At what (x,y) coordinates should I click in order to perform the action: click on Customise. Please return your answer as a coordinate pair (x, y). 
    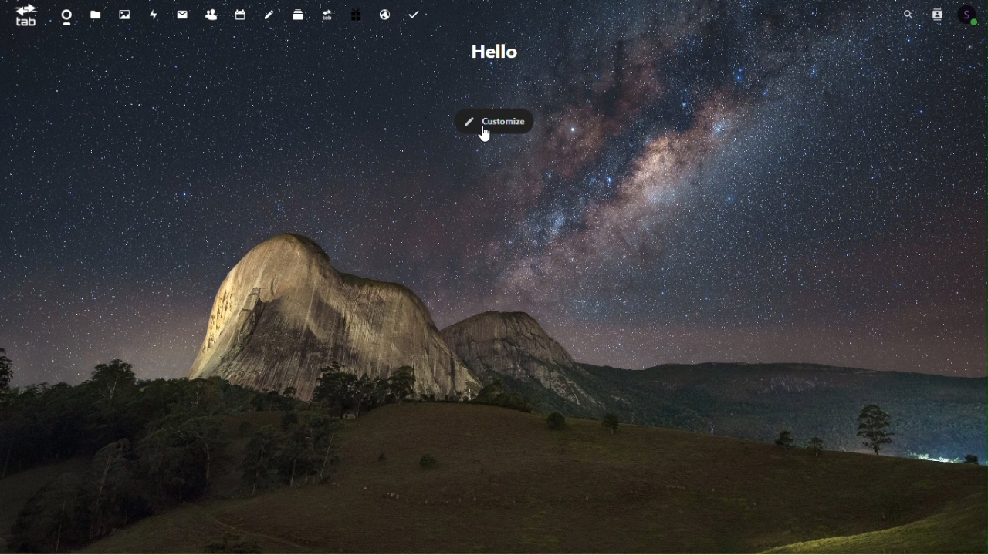
    Looking at the image, I should click on (496, 122).